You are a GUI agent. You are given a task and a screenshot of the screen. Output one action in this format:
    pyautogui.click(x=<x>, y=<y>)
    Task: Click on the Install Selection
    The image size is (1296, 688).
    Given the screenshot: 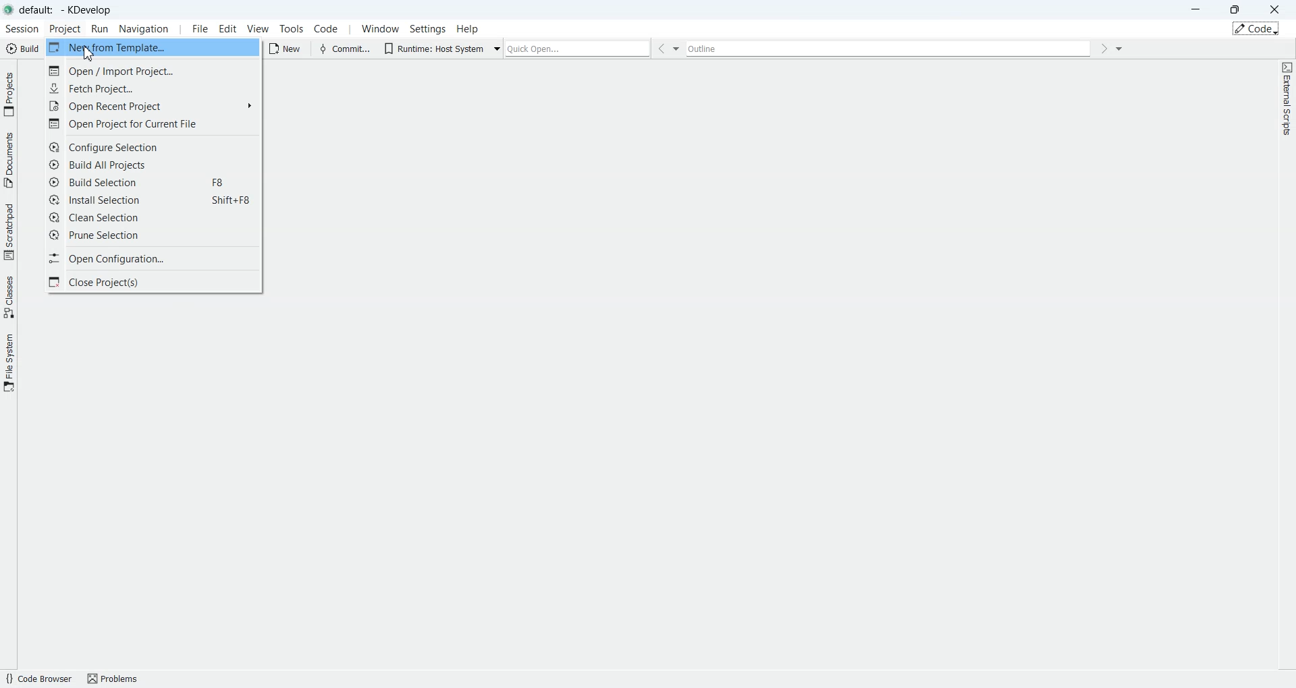 What is the action you would take?
    pyautogui.click(x=153, y=200)
    